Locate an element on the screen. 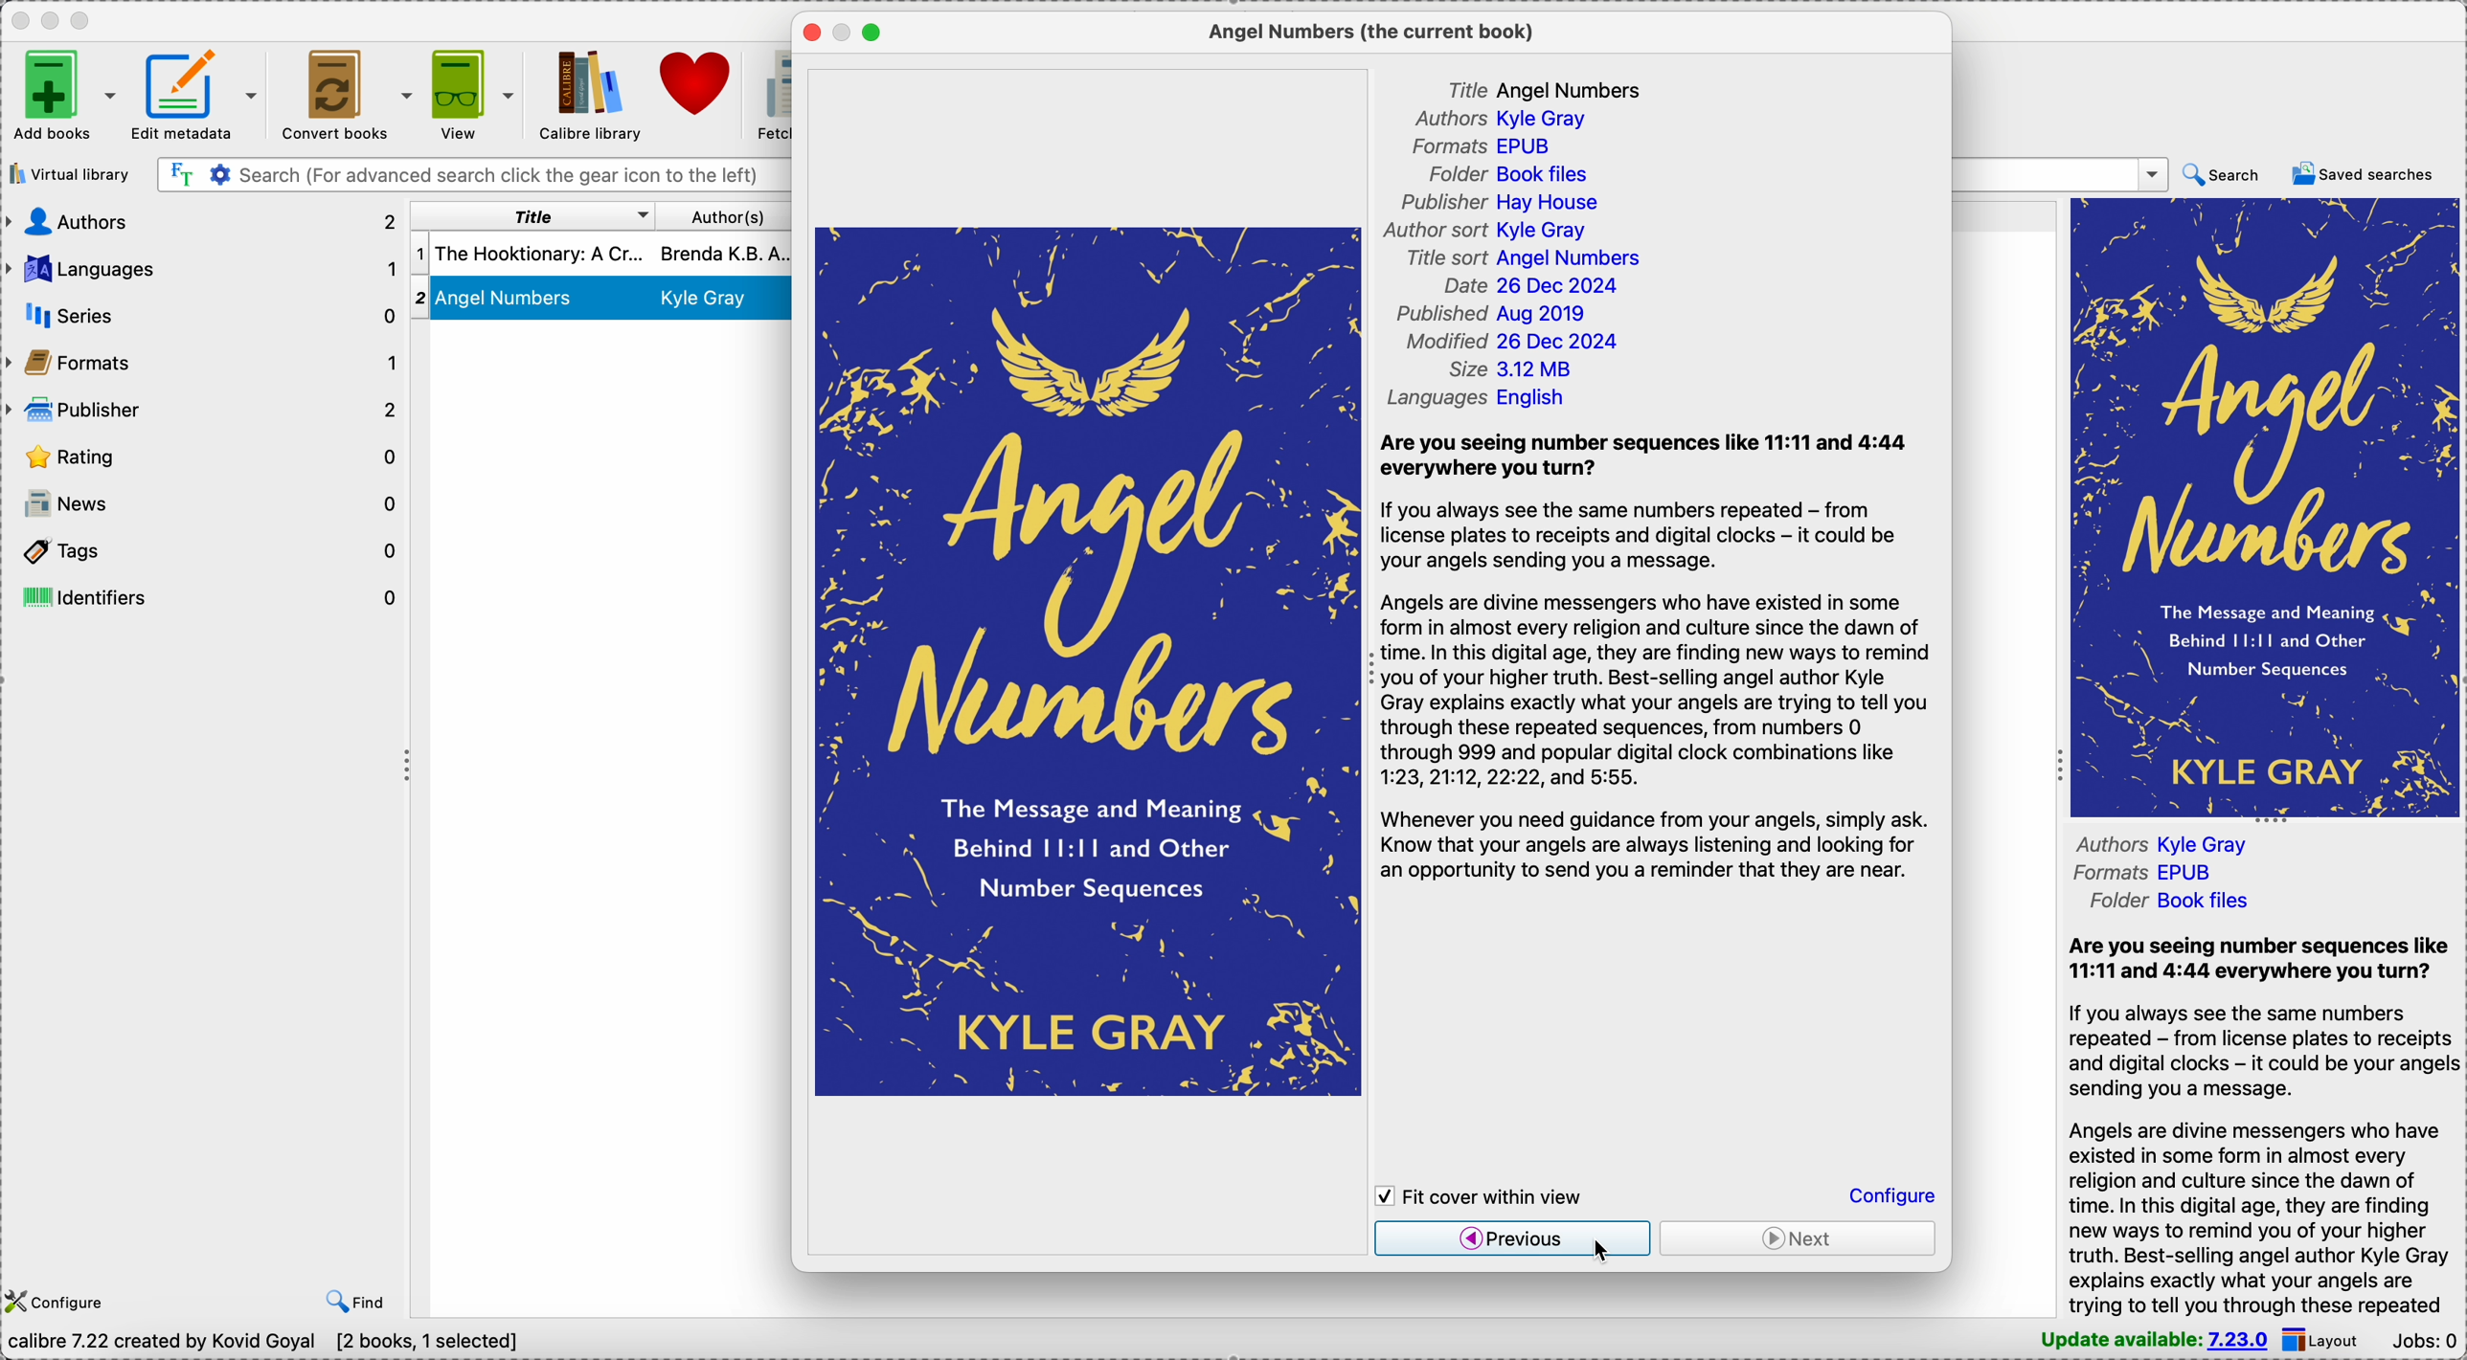  Language is located at coordinates (1473, 402).